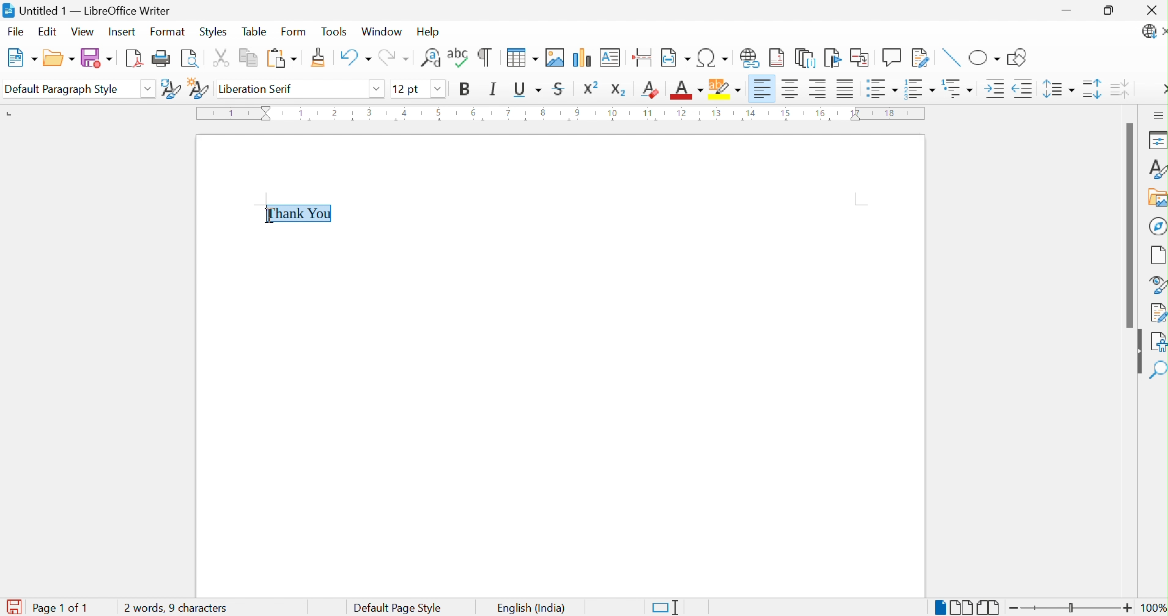  I want to click on Increase Indent, so click(994, 89).